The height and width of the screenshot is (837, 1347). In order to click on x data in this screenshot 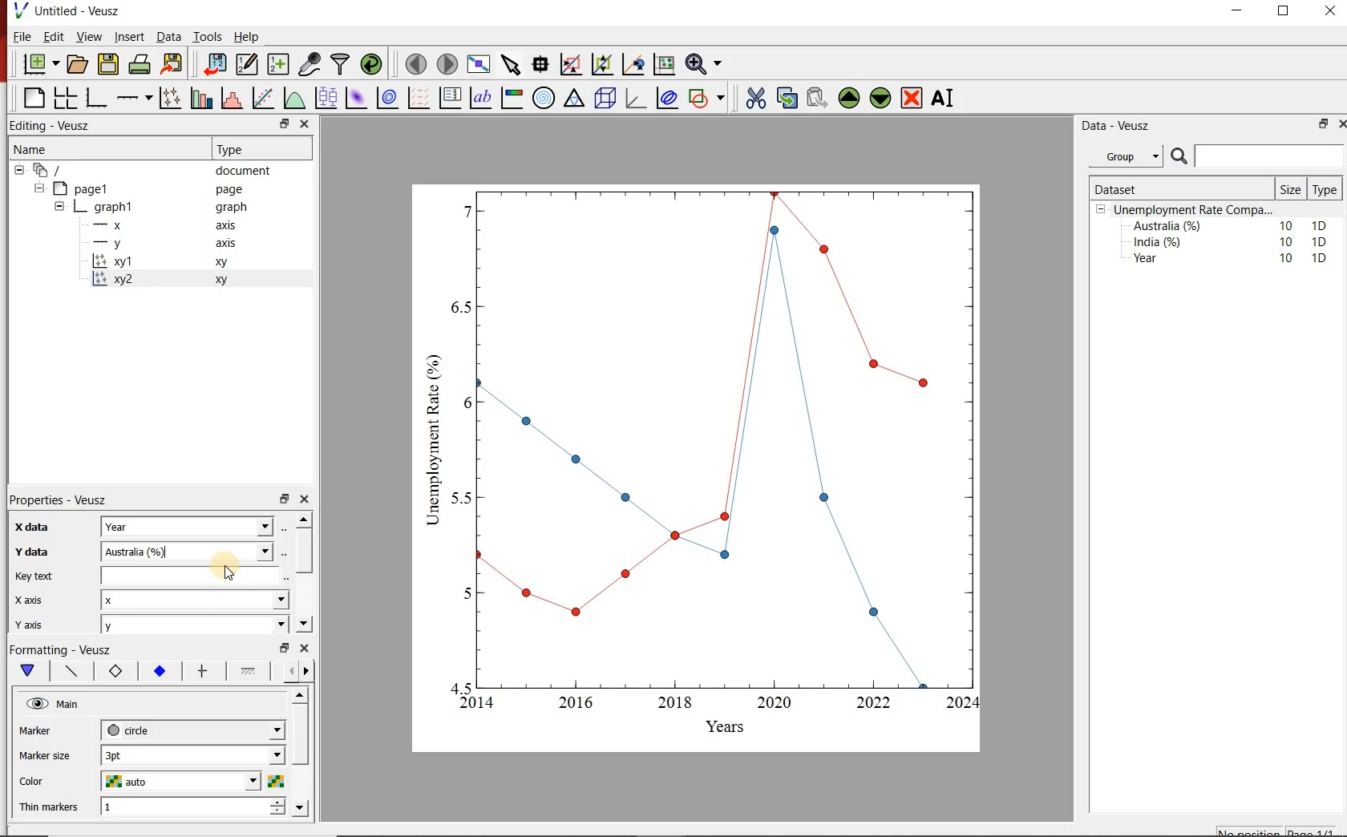, I will do `click(28, 528)`.